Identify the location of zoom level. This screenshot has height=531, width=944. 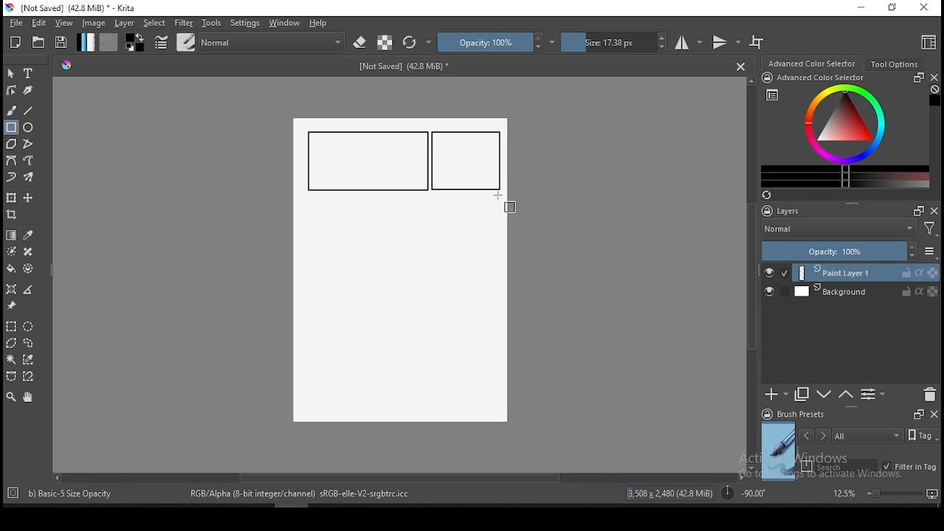
(885, 493).